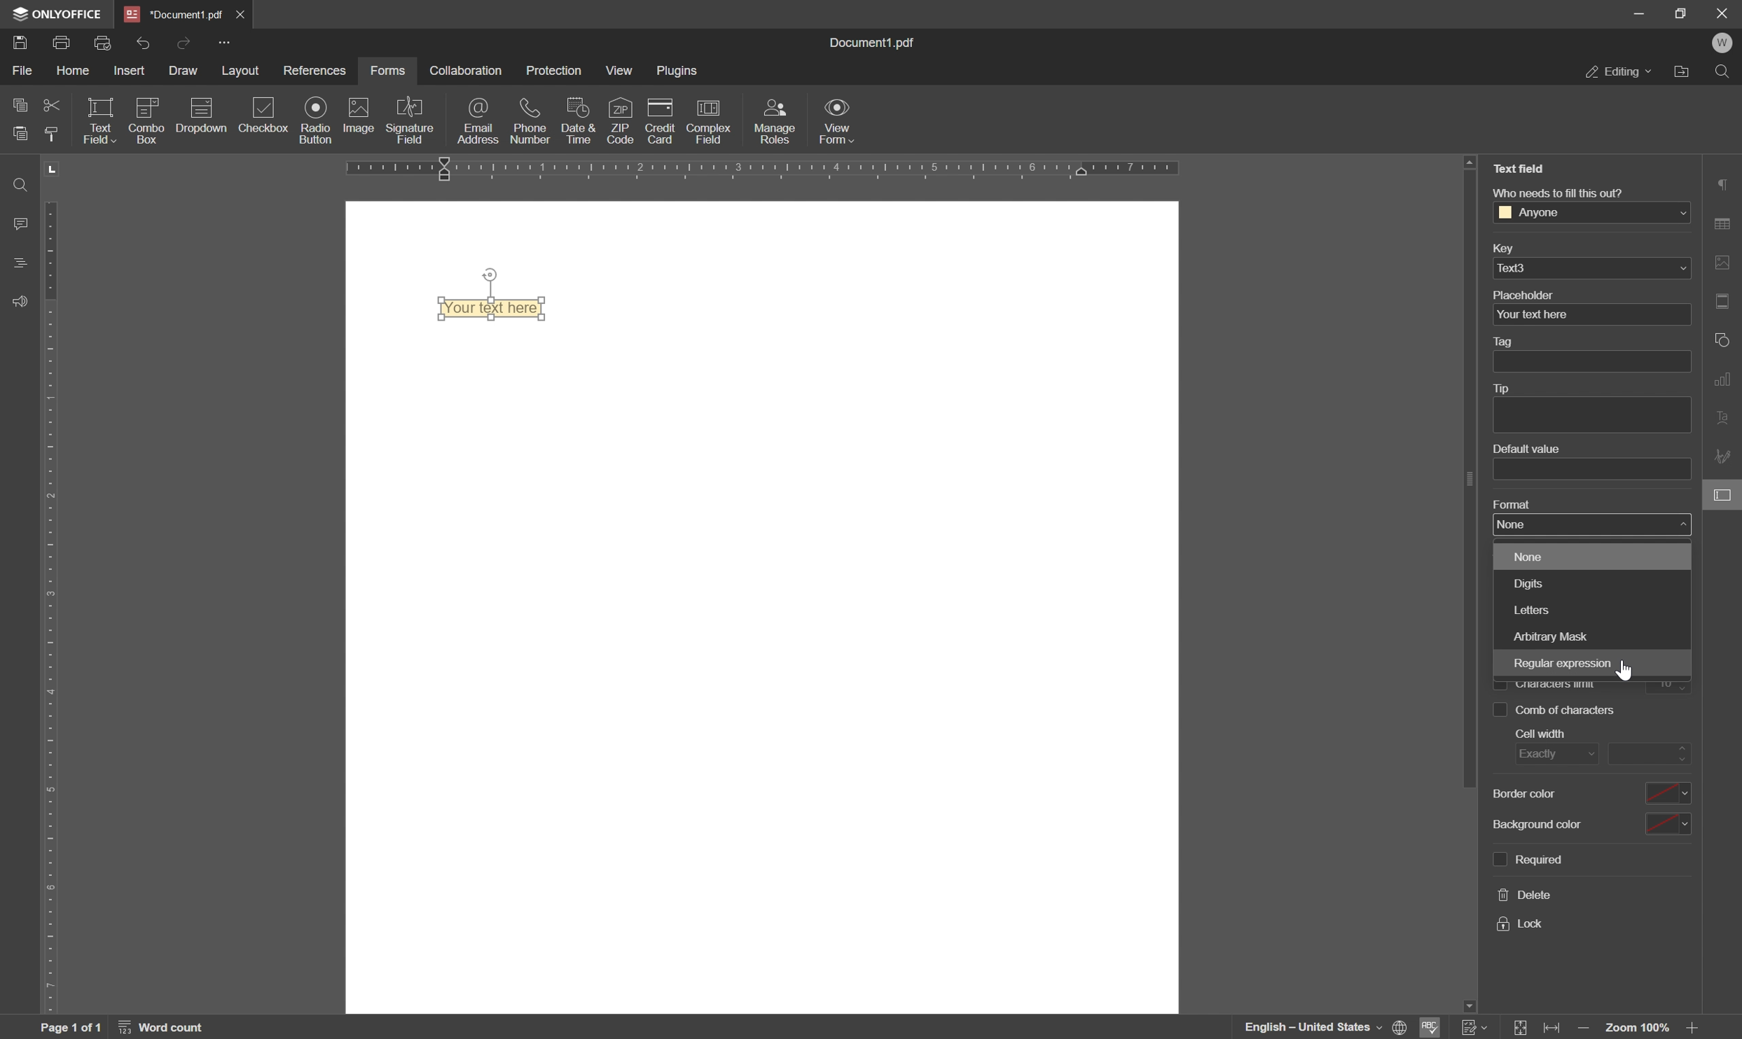  I want to click on manage roles, so click(777, 120).